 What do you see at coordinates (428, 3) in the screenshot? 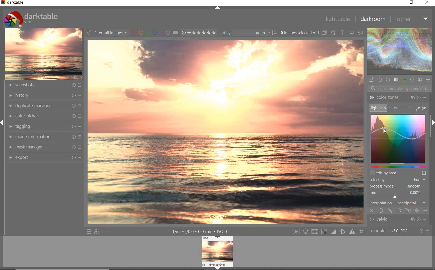
I see `close` at bounding box center [428, 3].